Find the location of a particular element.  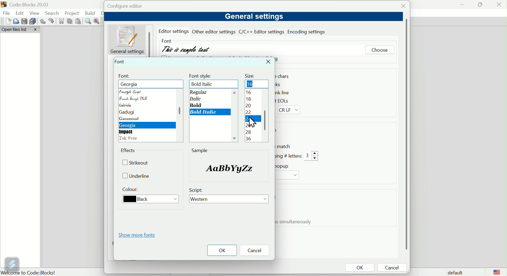

C/C++ editor setting is located at coordinates (262, 32).